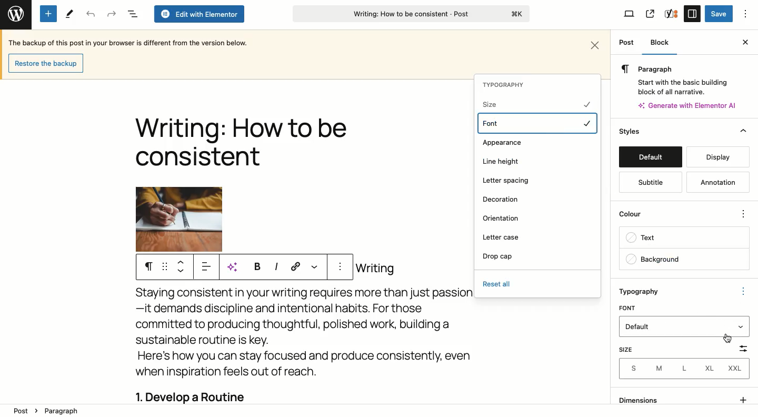  What do you see at coordinates (498, 256) in the screenshot?
I see `Drop cap` at bounding box center [498, 256].